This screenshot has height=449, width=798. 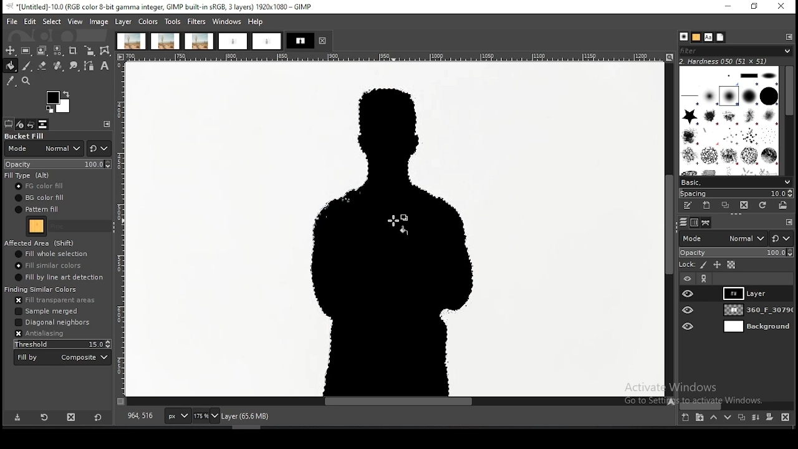 What do you see at coordinates (736, 51) in the screenshot?
I see `filter brushes` at bounding box center [736, 51].